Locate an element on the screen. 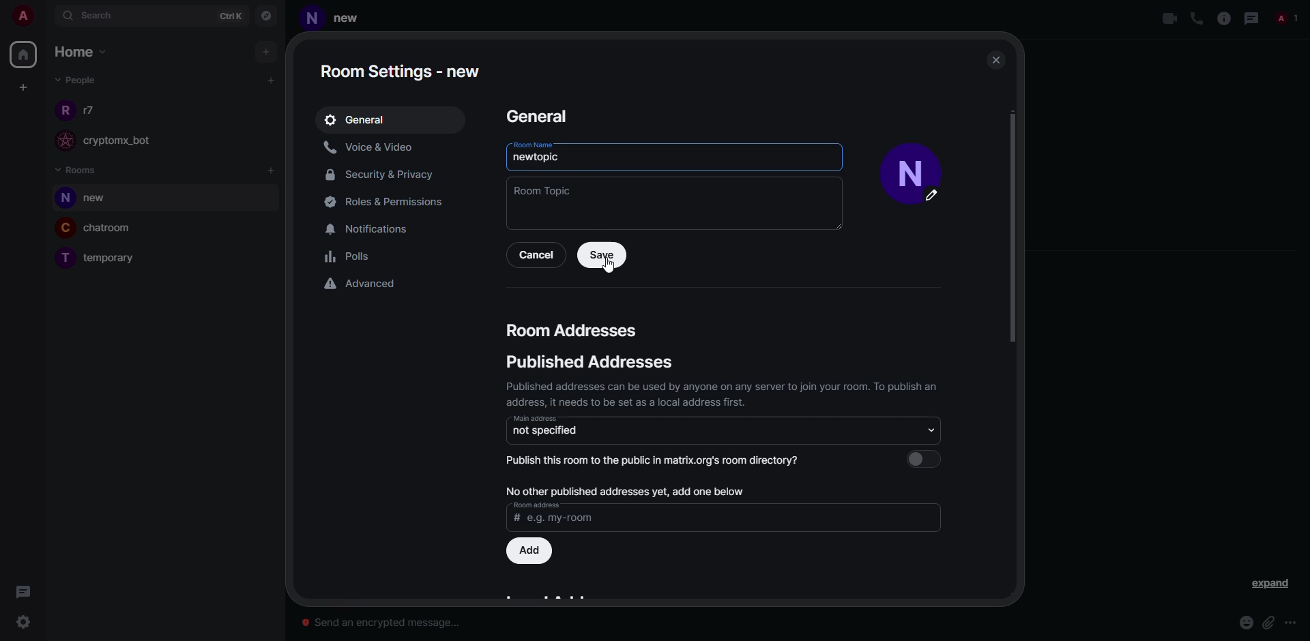 This screenshot has height=641, width=1310. polls is located at coordinates (351, 258).